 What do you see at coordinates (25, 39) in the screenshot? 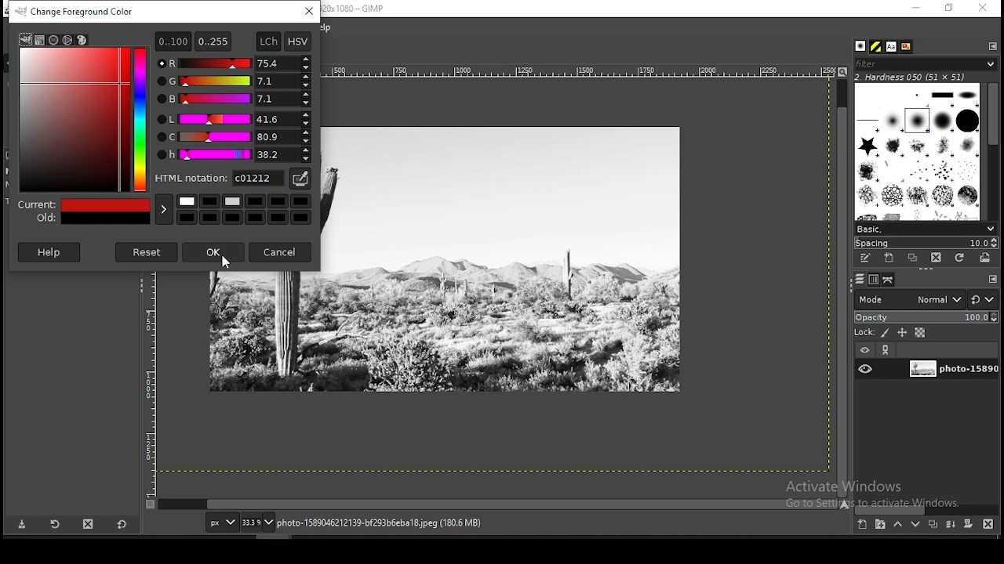
I see `gimp` at bounding box center [25, 39].